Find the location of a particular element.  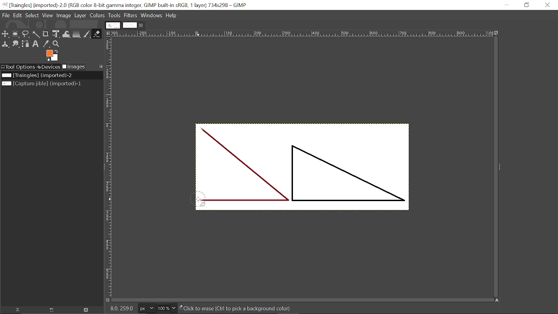

Current window is located at coordinates (128, 5).